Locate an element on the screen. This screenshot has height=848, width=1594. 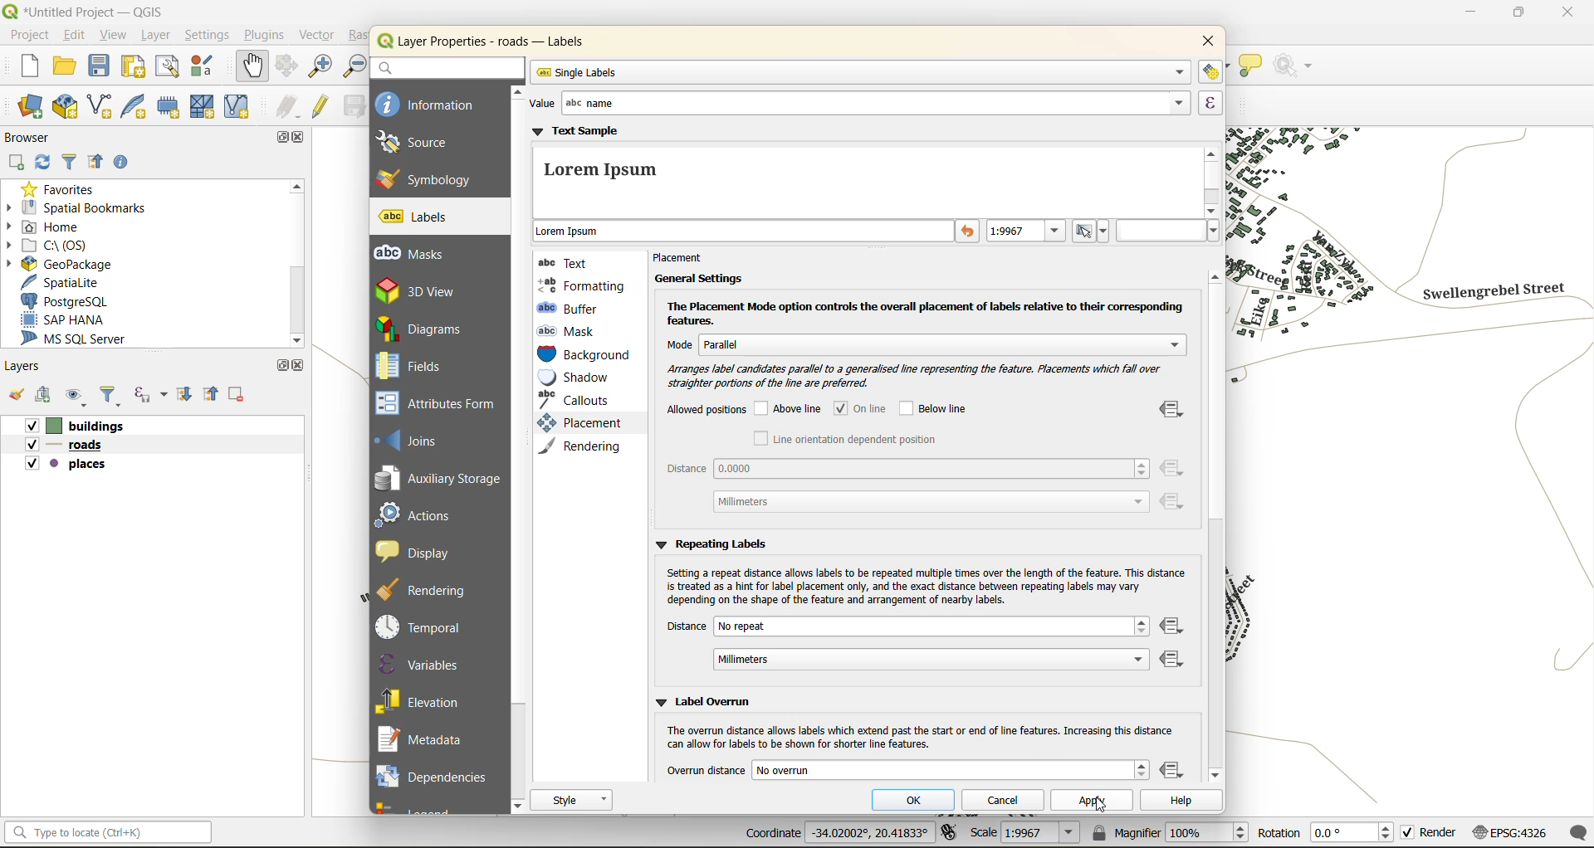
‘Ww Label Overrun
‘The overrun distance allows labels which extend past the start or end of line features. Increasing this distance
can allow for labels to be shown for shorter line features. is located at coordinates (919, 724).